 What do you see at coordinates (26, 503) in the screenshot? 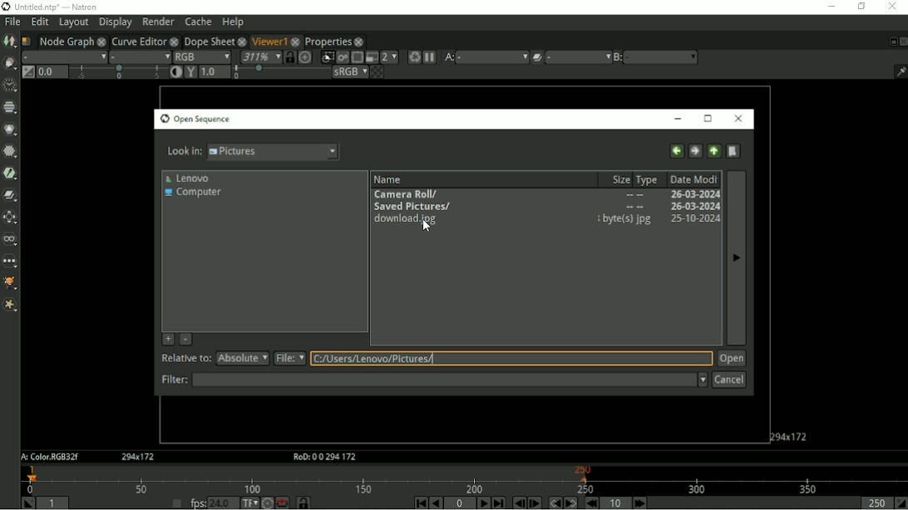
I see `Set playback in point at the current frame` at bounding box center [26, 503].